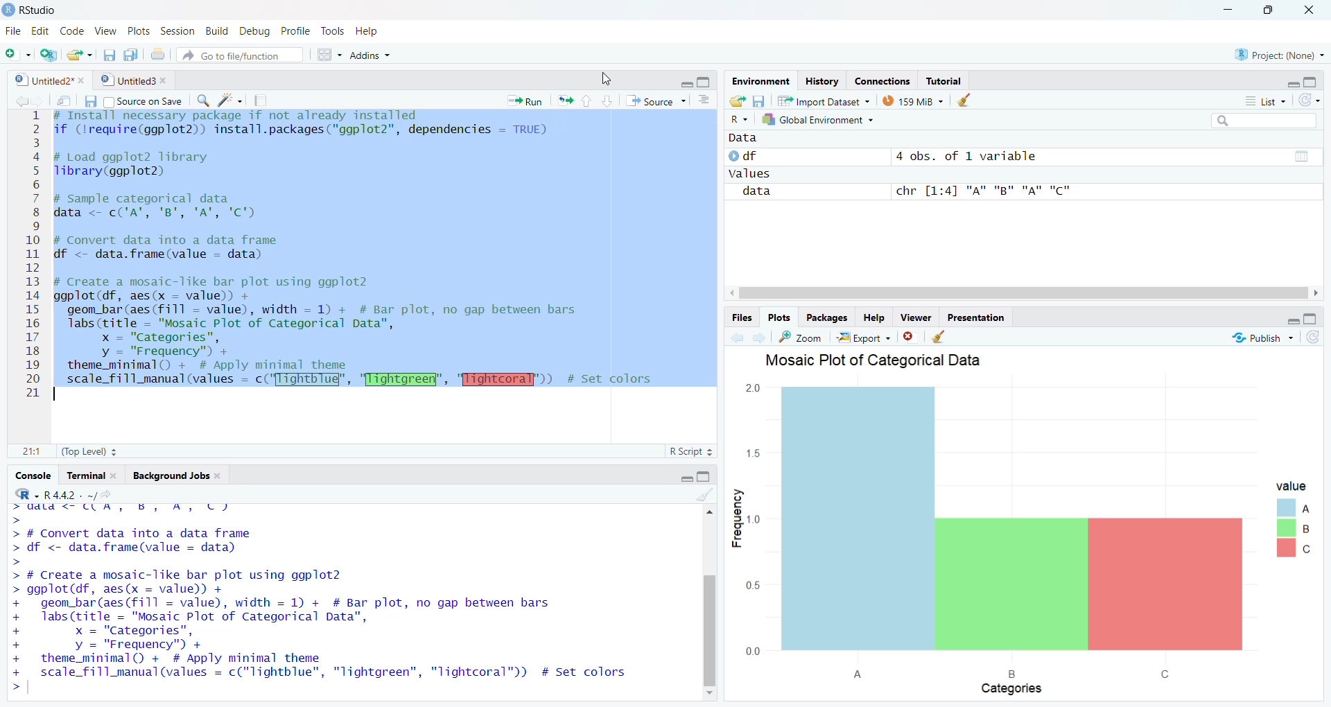  Describe the element at coordinates (975, 318) in the screenshot. I see `Presentation` at that location.